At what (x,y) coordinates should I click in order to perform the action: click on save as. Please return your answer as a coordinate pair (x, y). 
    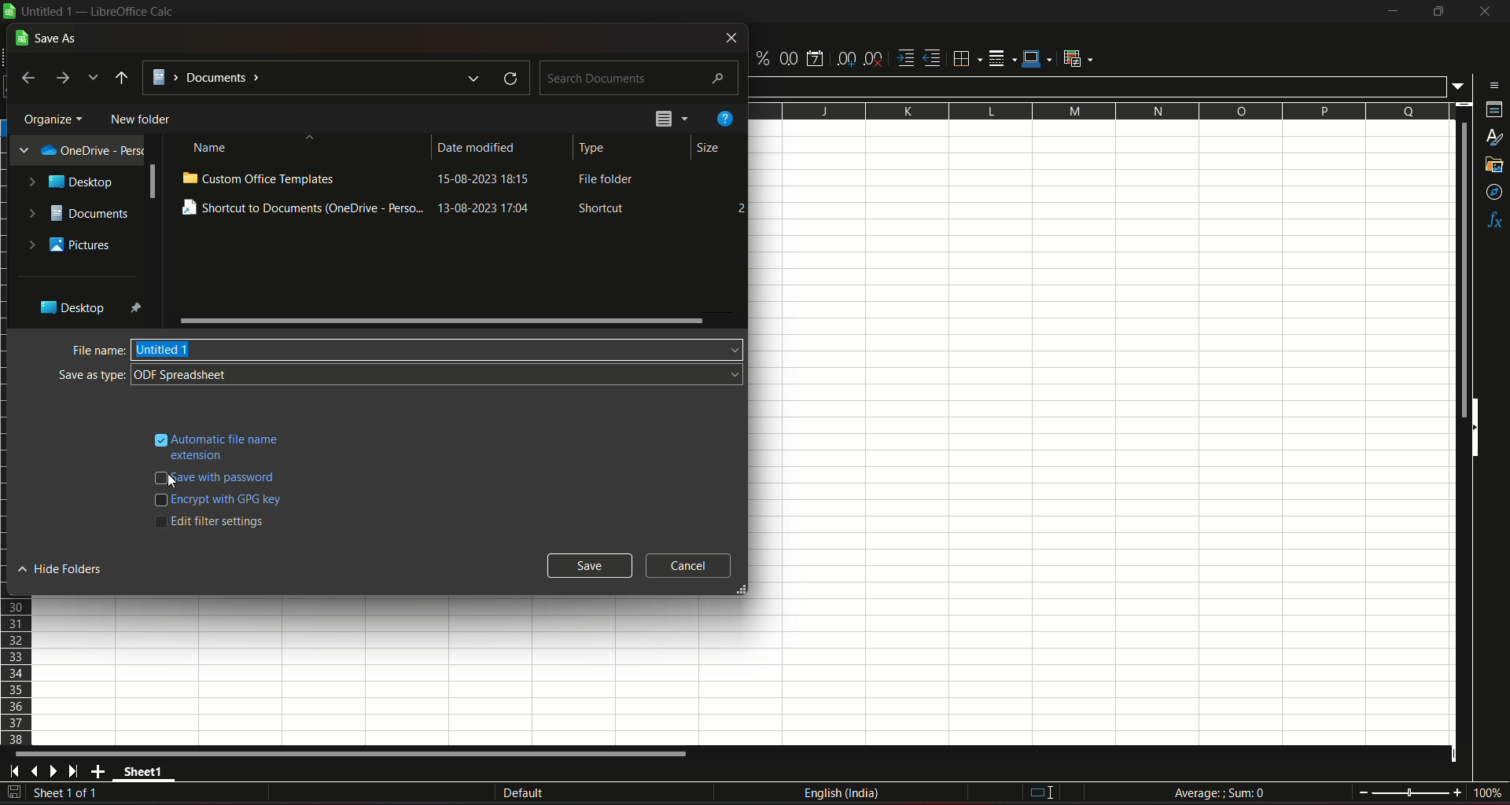
    Looking at the image, I should click on (49, 38).